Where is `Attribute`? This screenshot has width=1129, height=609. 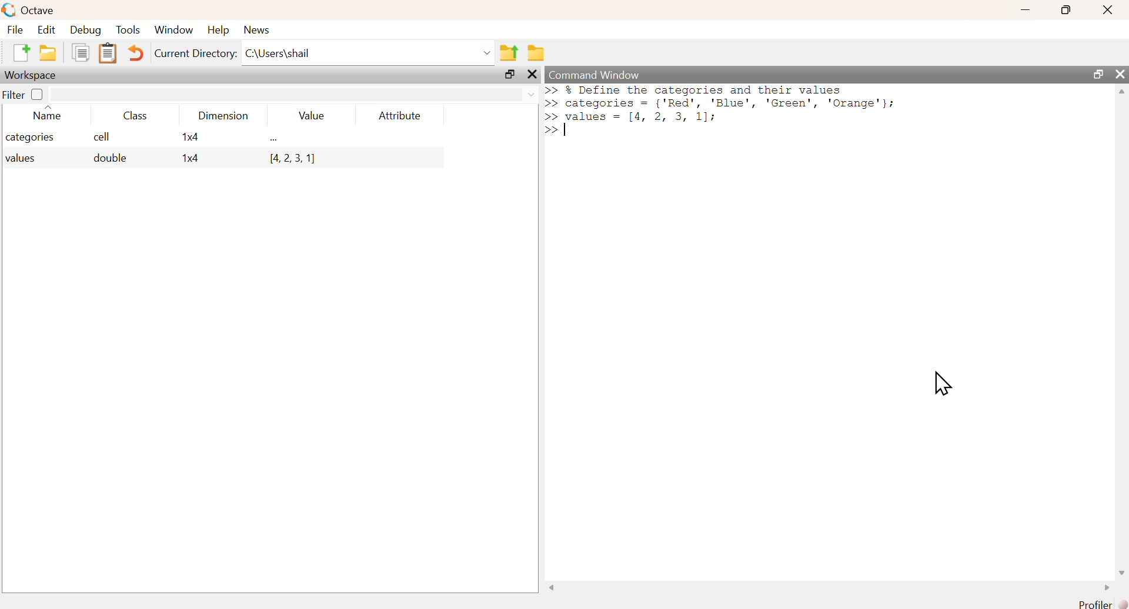
Attribute is located at coordinates (400, 116).